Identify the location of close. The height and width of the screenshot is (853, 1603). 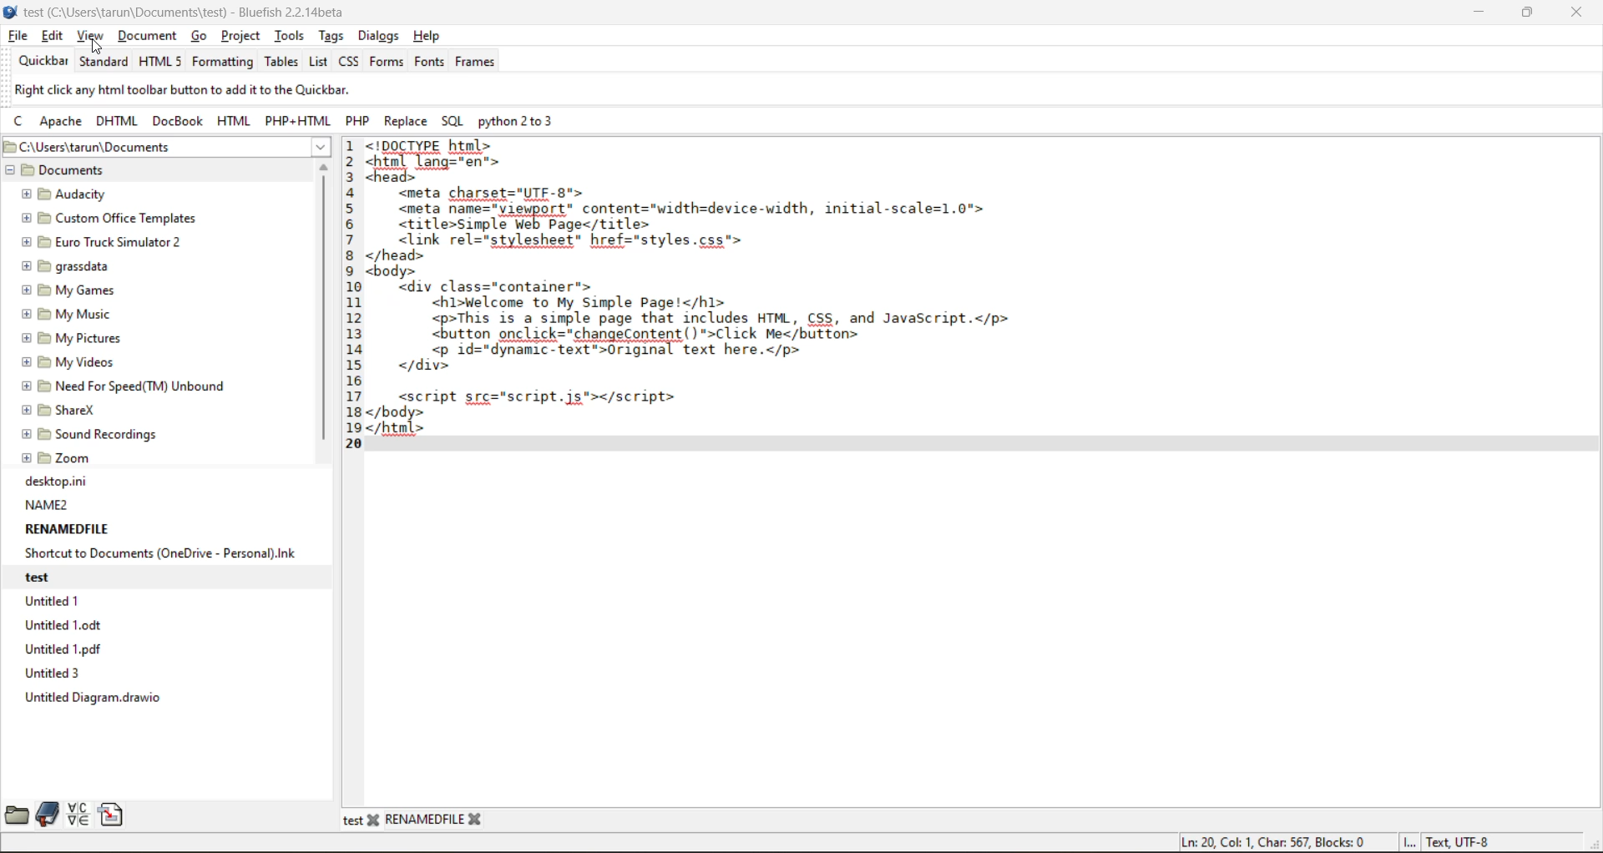
(1571, 15).